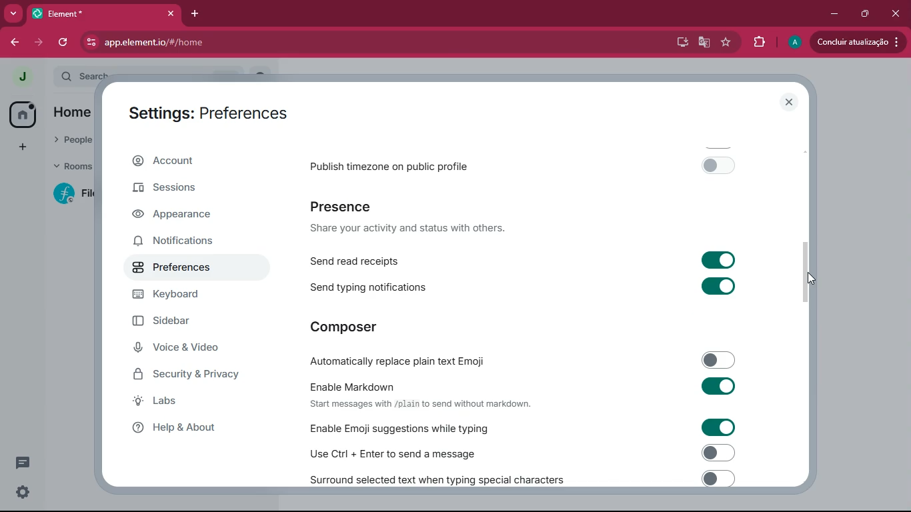 The image size is (911, 512). I want to click on publish timezone, so click(528, 165).